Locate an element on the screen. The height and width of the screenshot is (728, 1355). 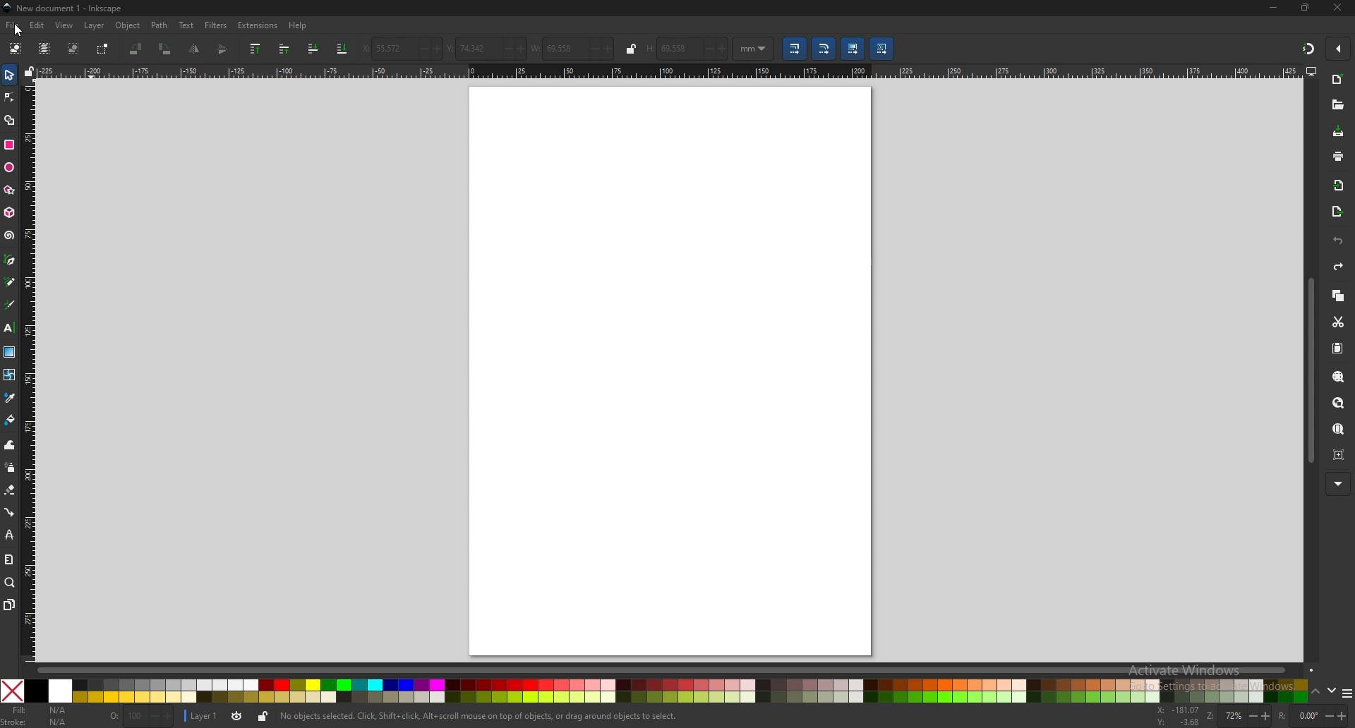
display options is located at coordinates (1311, 71).